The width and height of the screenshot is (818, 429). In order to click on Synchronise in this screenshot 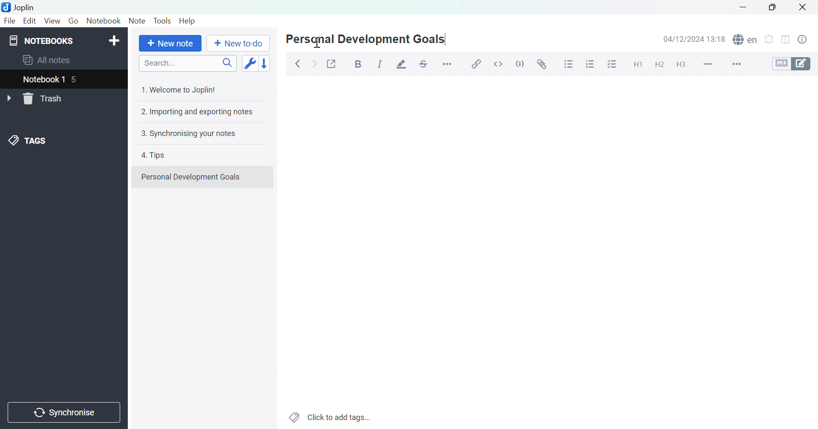, I will do `click(63, 413)`.